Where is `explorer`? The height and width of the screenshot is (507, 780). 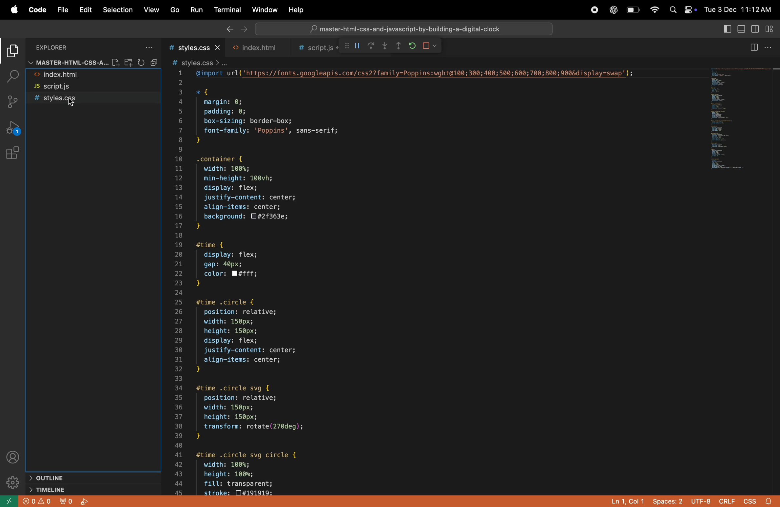
explorer is located at coordinates (62, 47).